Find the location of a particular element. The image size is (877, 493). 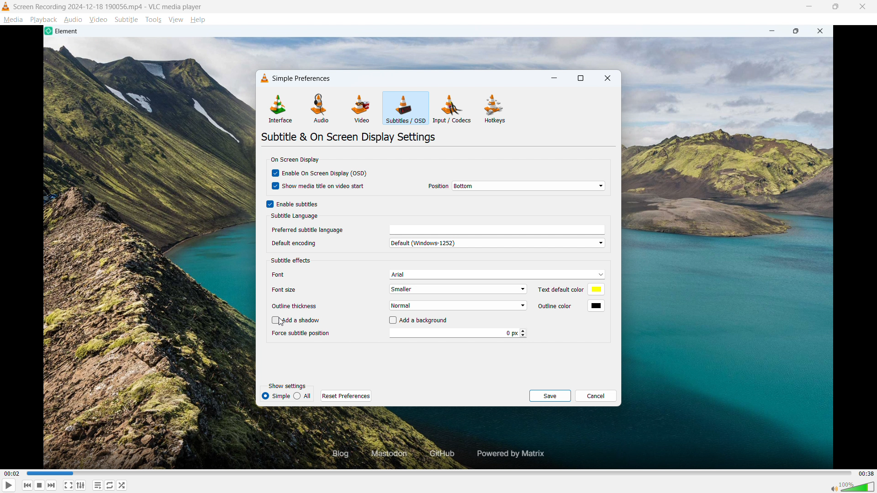

VLC logo is located at coordinates (263, 79).